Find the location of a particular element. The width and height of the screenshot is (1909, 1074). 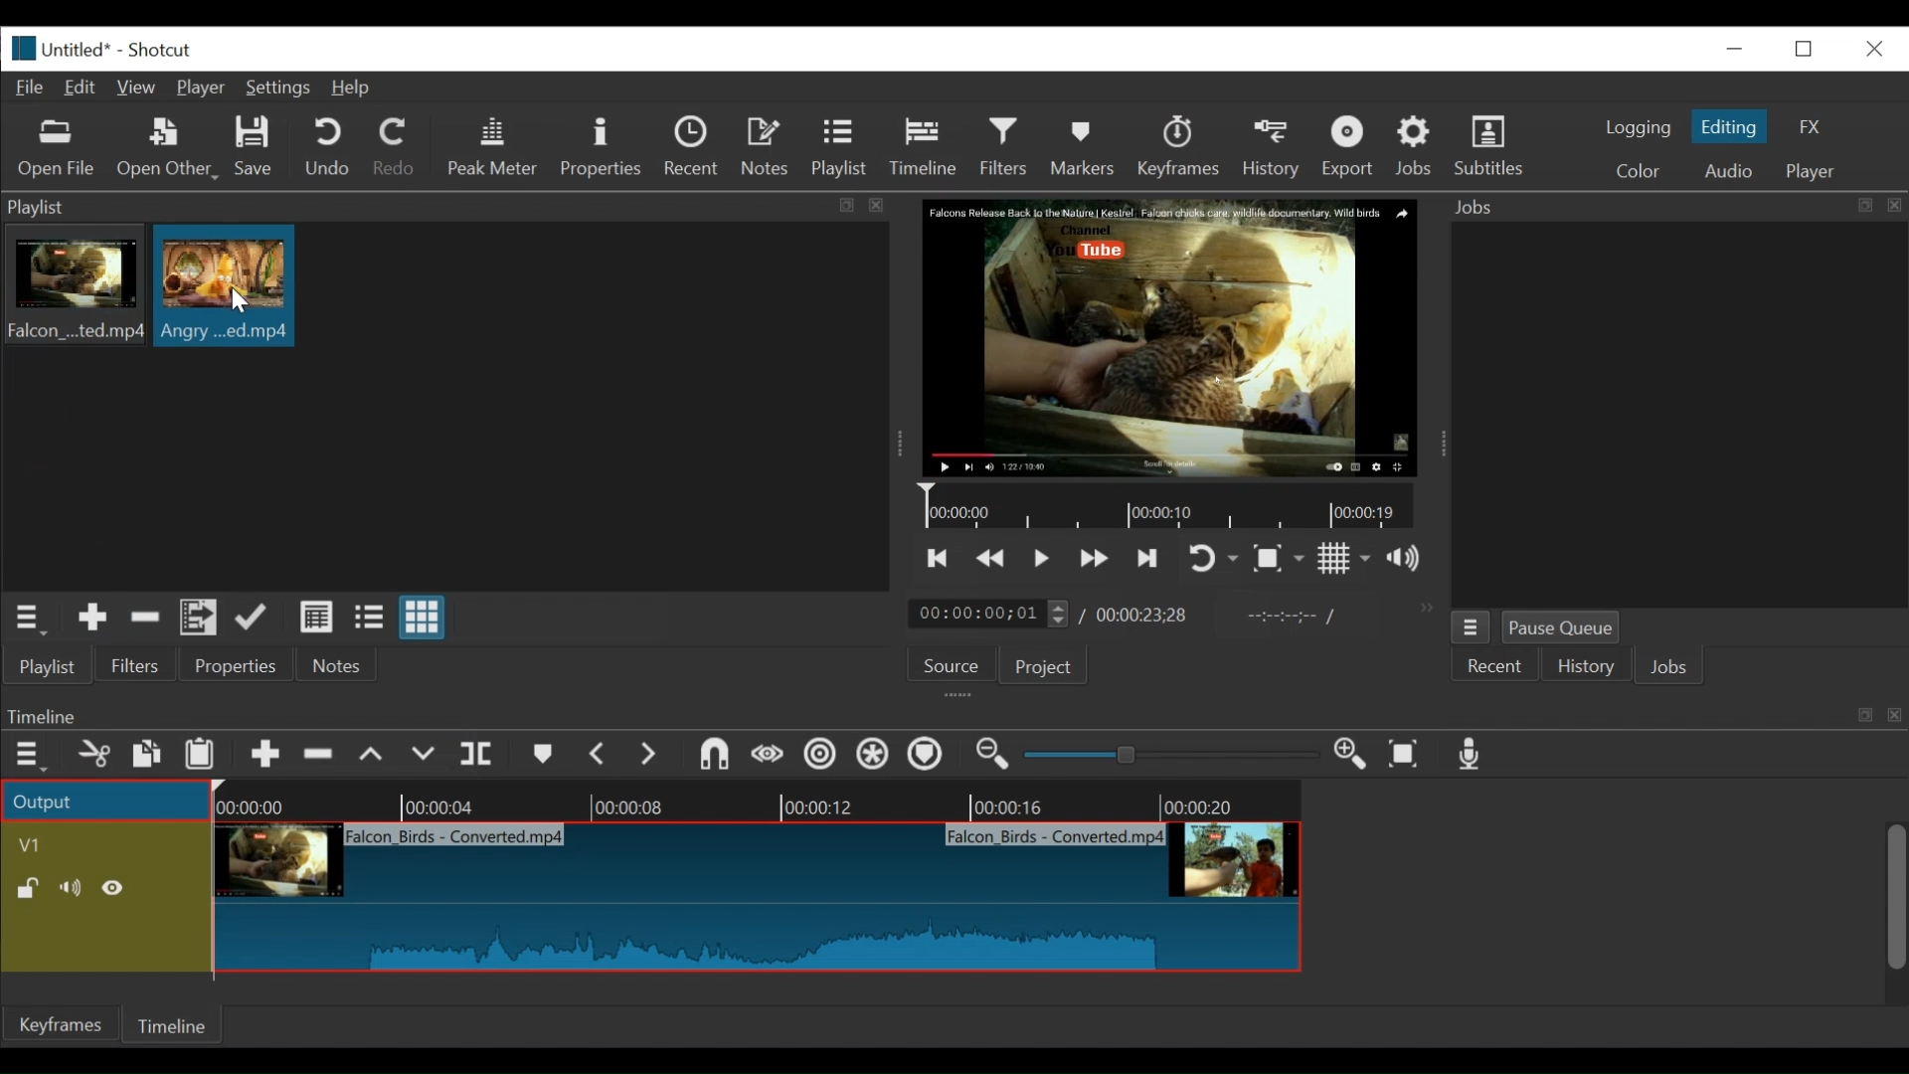

File name is located at coordinates (80, 52).